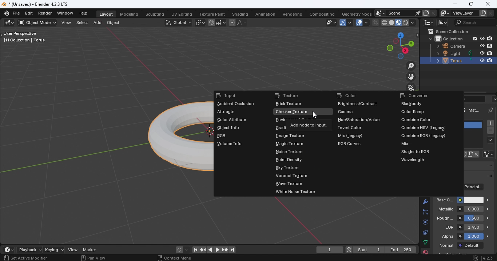  Describe the element at coordinates (454, 4) in the screenshot. I see `Minimize` at that location.